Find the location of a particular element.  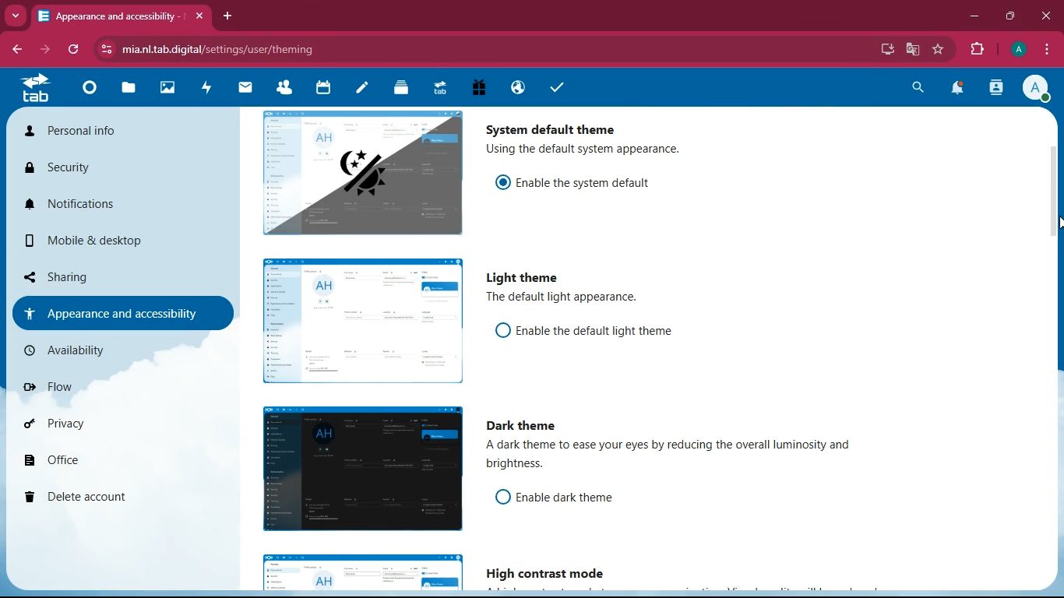

image is located at coordinates (365, 573).